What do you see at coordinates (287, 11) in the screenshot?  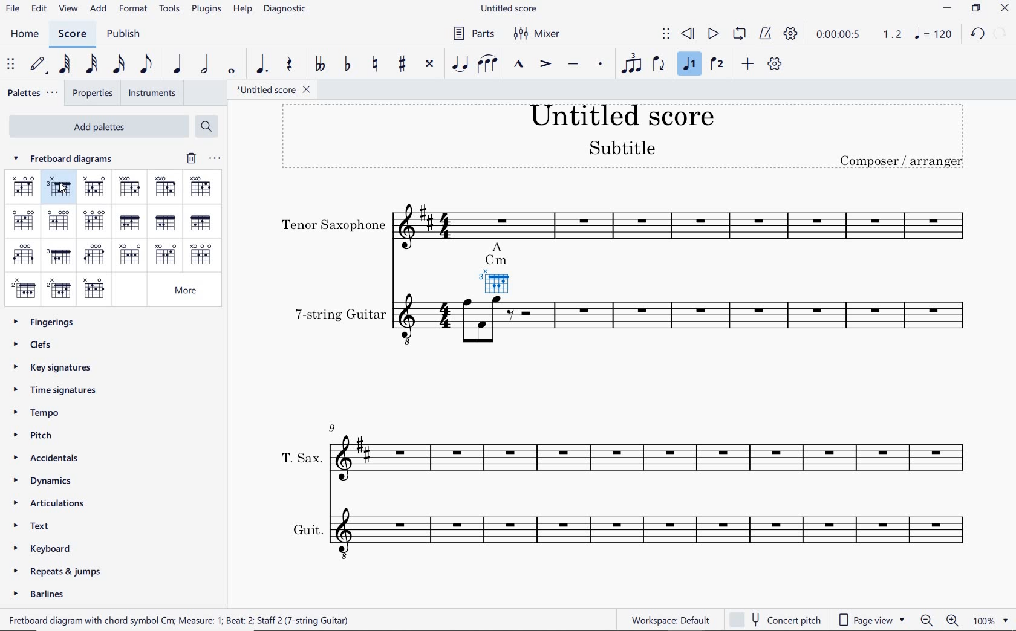 I see `DIAGNOSTIC` at bounding box center [287, 11].